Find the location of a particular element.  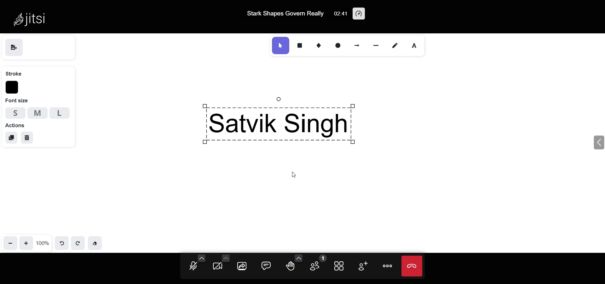

large is located at coordinates (60, 113).